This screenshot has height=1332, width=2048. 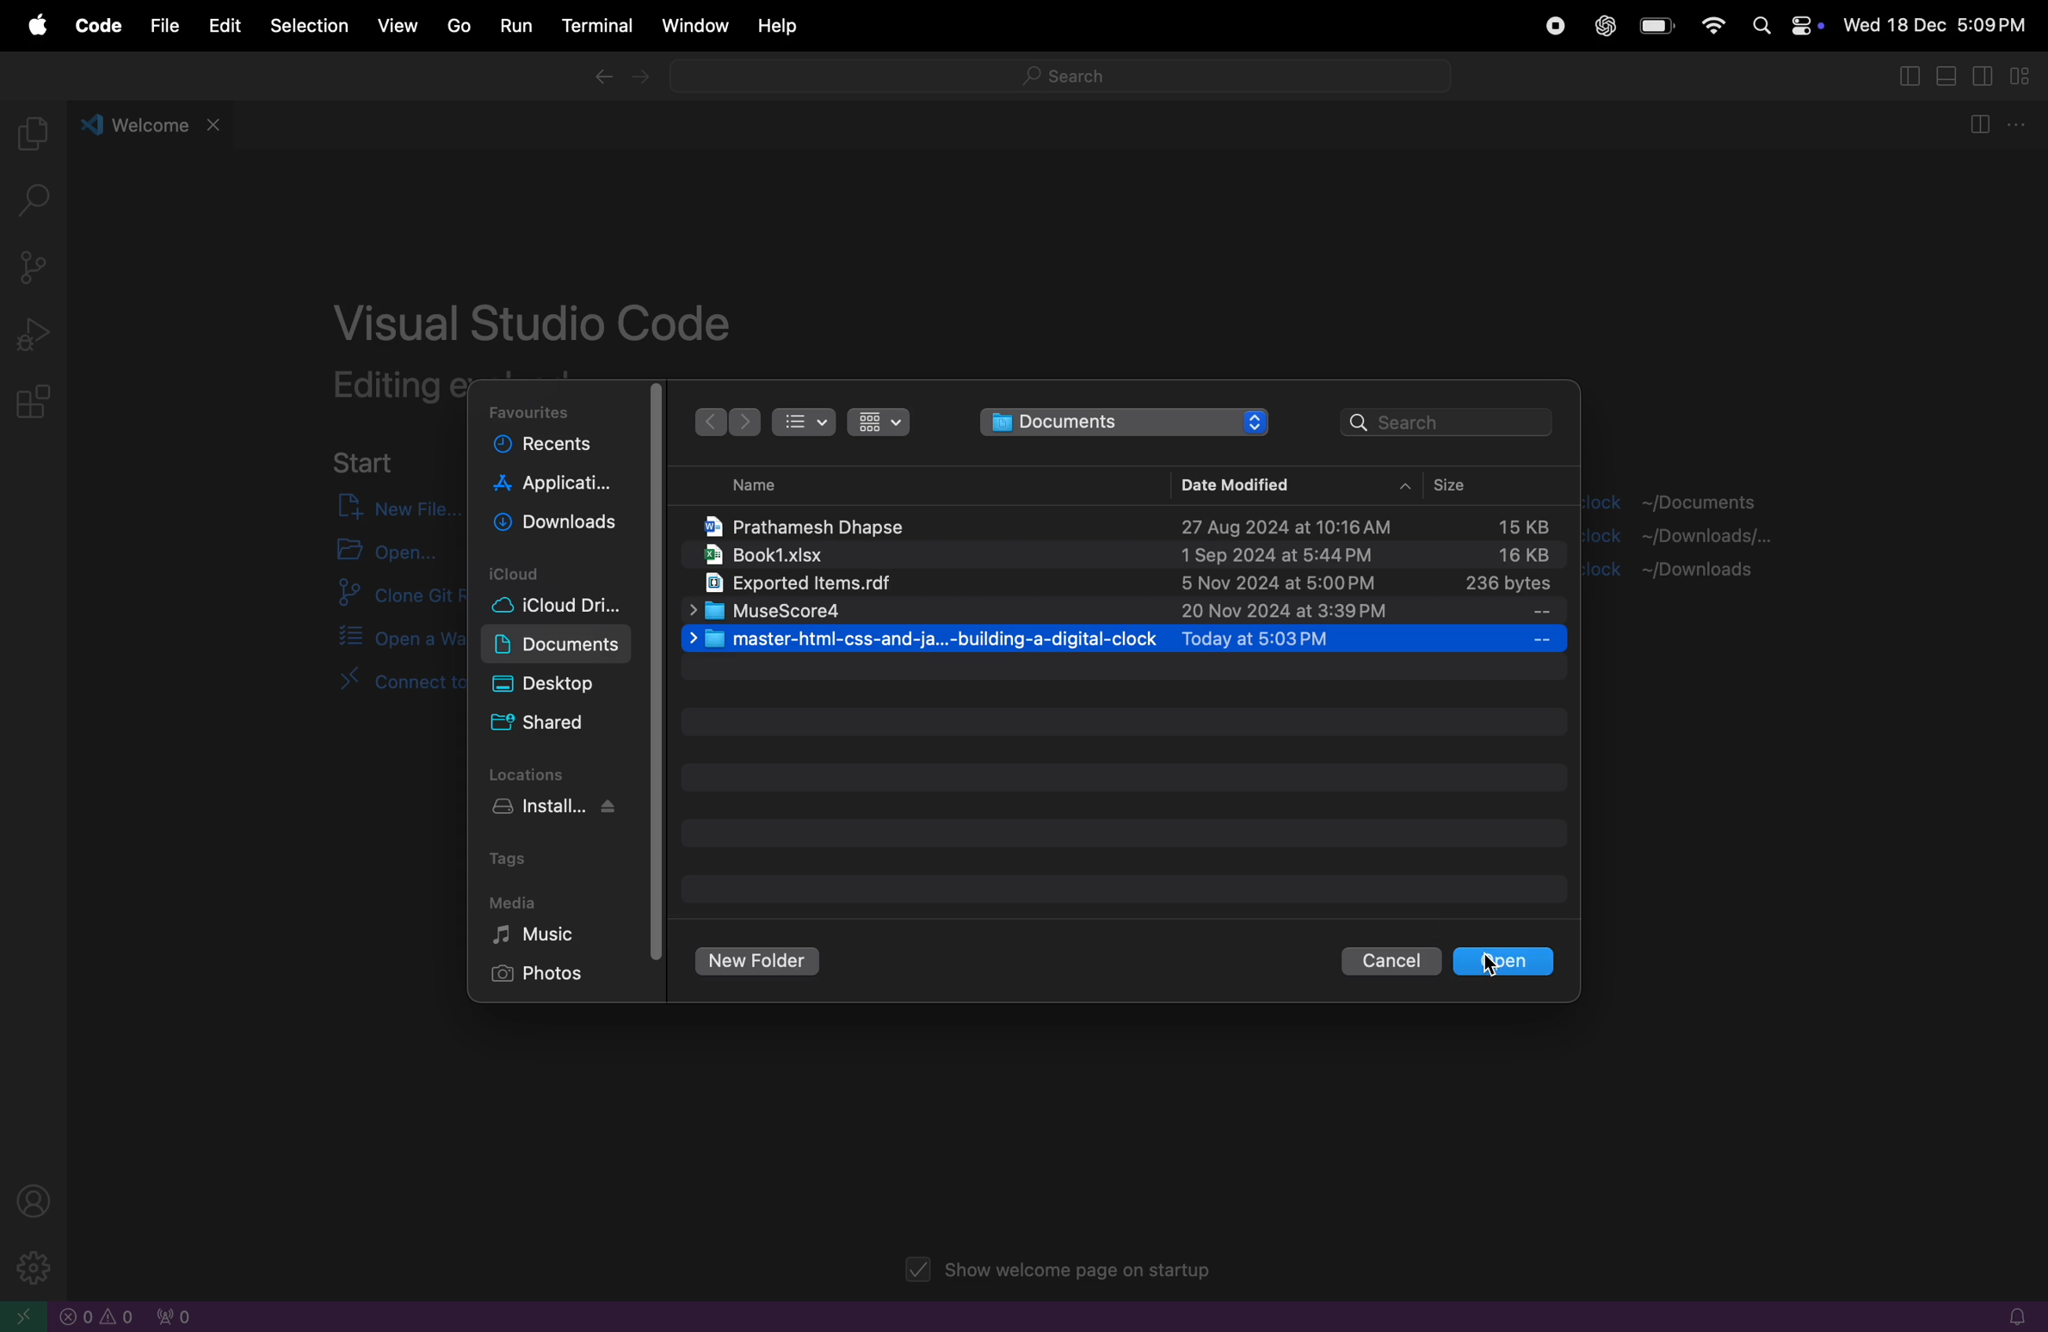 What do you see at coordinates (1449, 420) in the screenshot?
I see `search` at bounding box center [1449, 420].